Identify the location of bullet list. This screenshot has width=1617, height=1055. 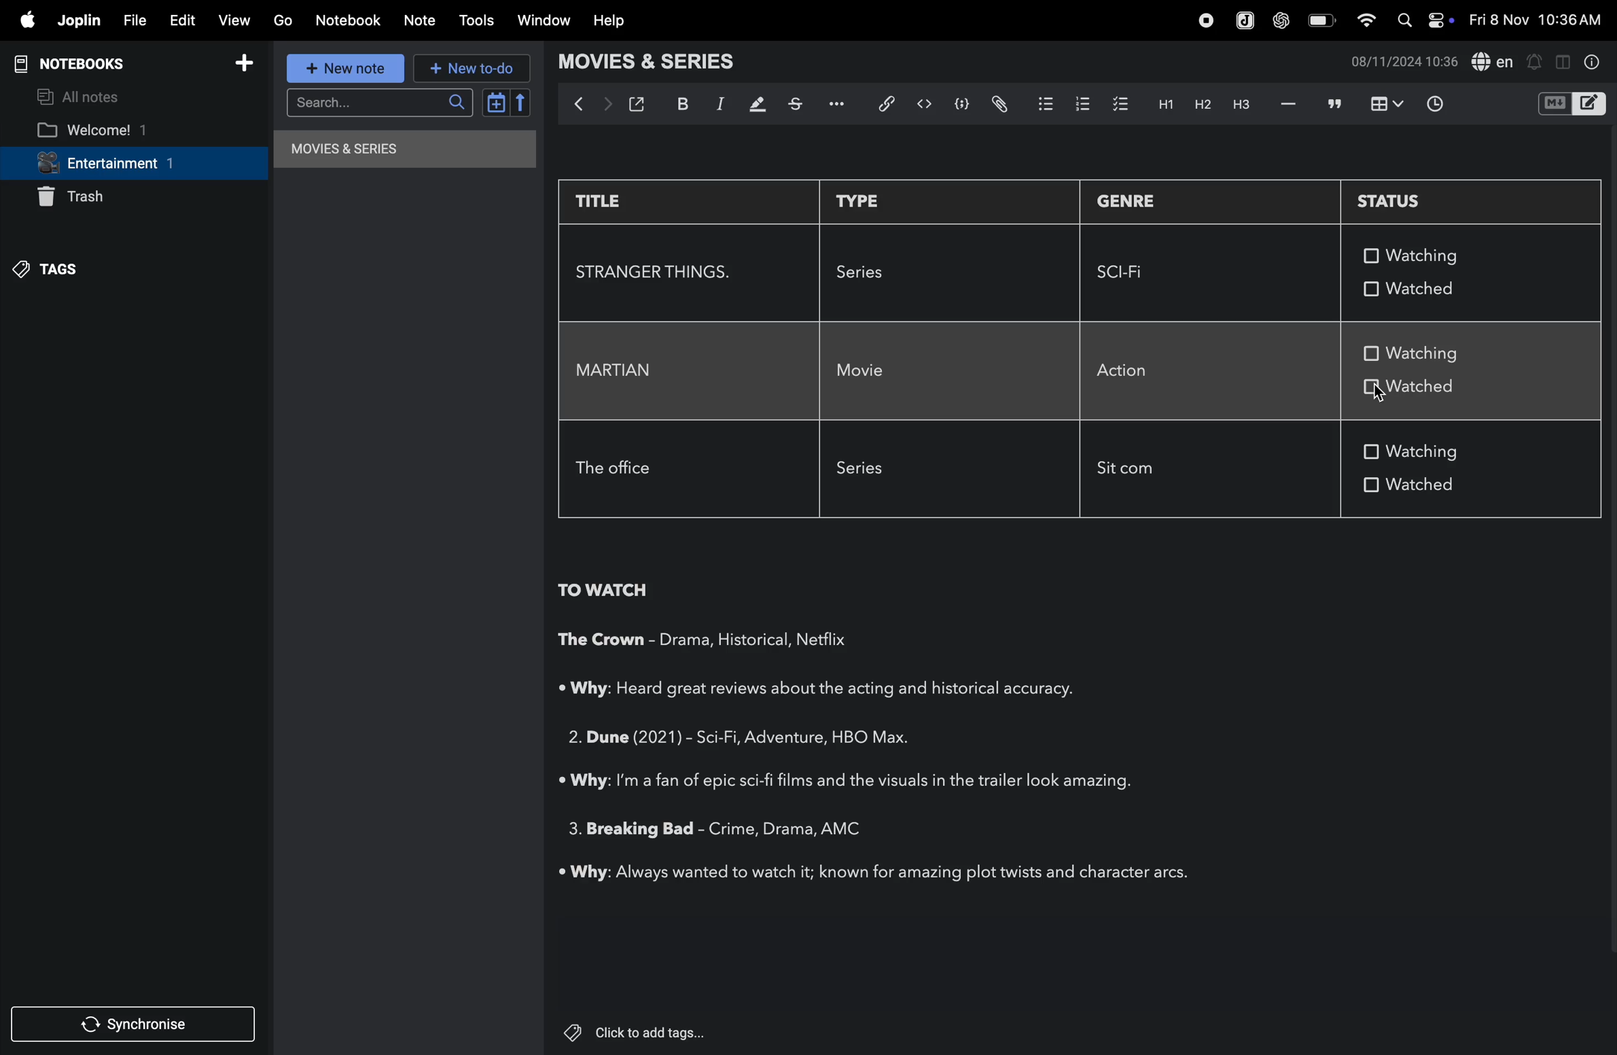
(1039, 103).